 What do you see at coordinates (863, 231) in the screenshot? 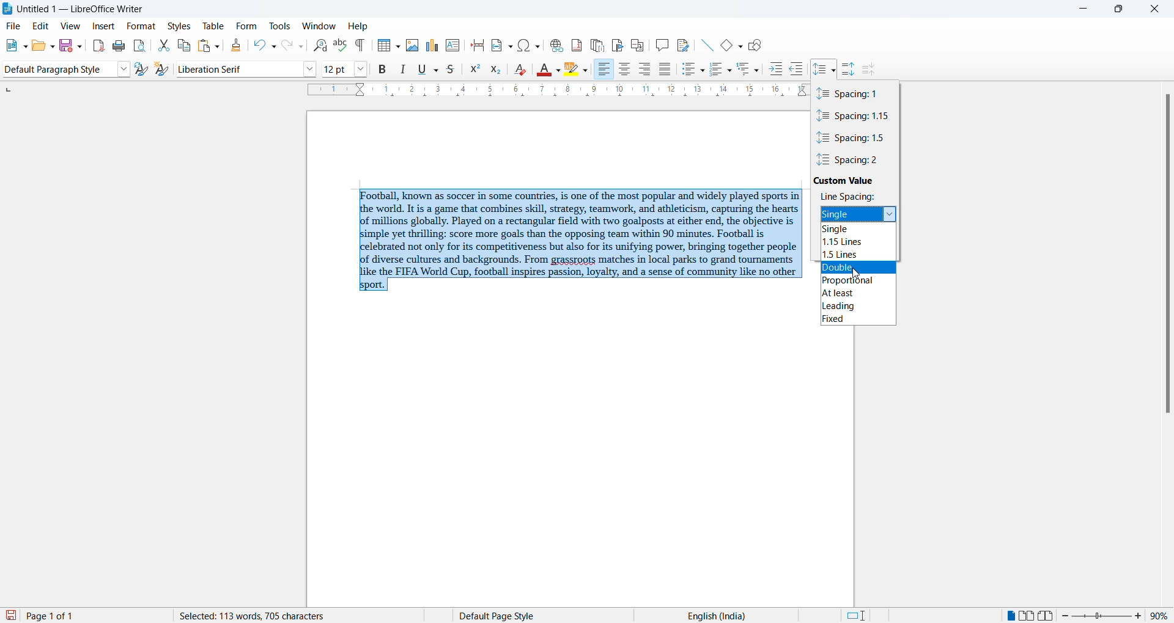
I see `single` at bounding box center [863, 231].